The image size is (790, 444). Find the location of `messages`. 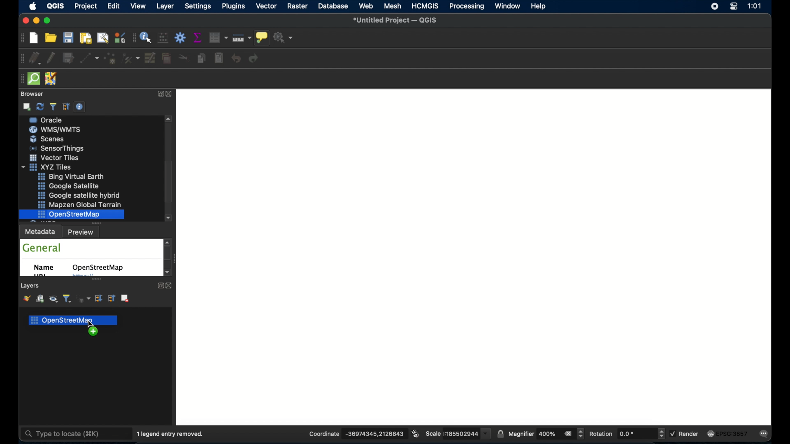

messages is located at coordinates (766, 433).